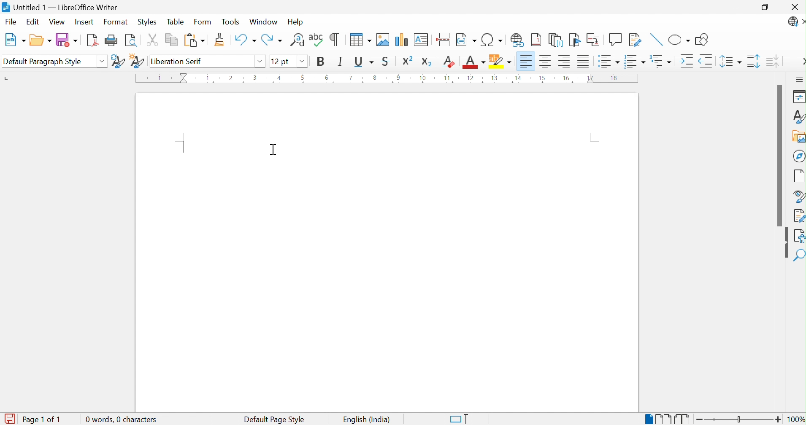  Describe the element at coordinates (798, 97) in the screenshot. I see `Properties` at that location.